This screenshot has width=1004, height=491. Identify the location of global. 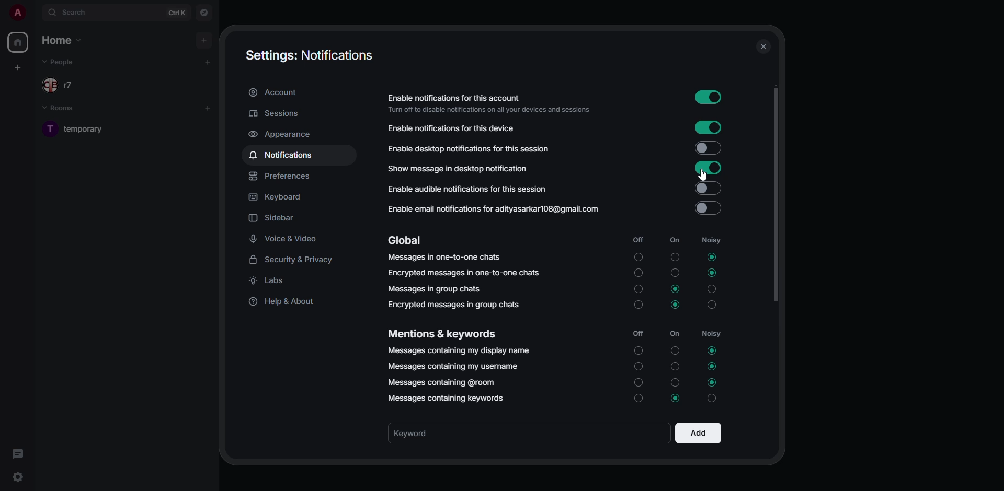
(408, 241).